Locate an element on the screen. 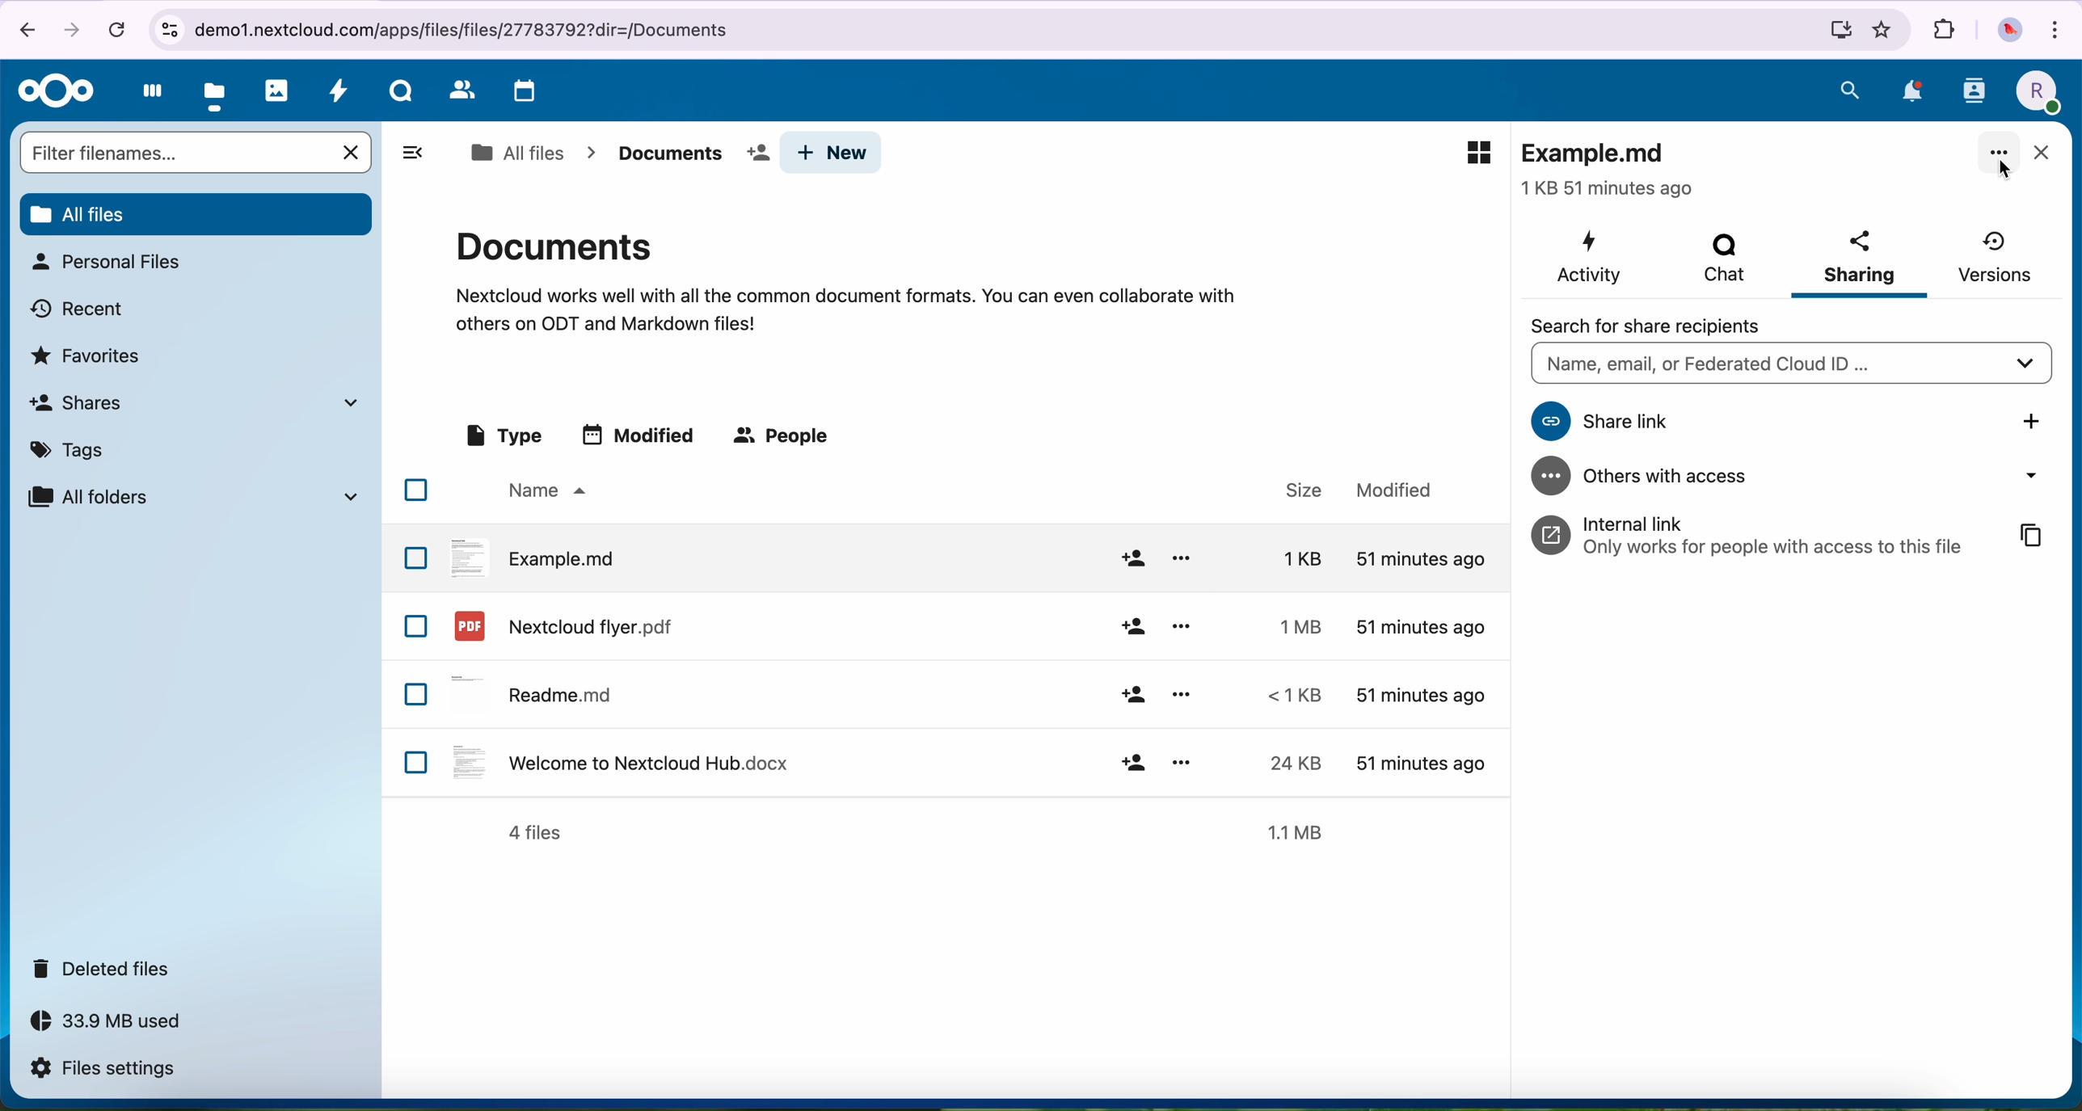 The width and height of the screenshot is (2082, 1111). versions is located at coordinates (1996, 257).